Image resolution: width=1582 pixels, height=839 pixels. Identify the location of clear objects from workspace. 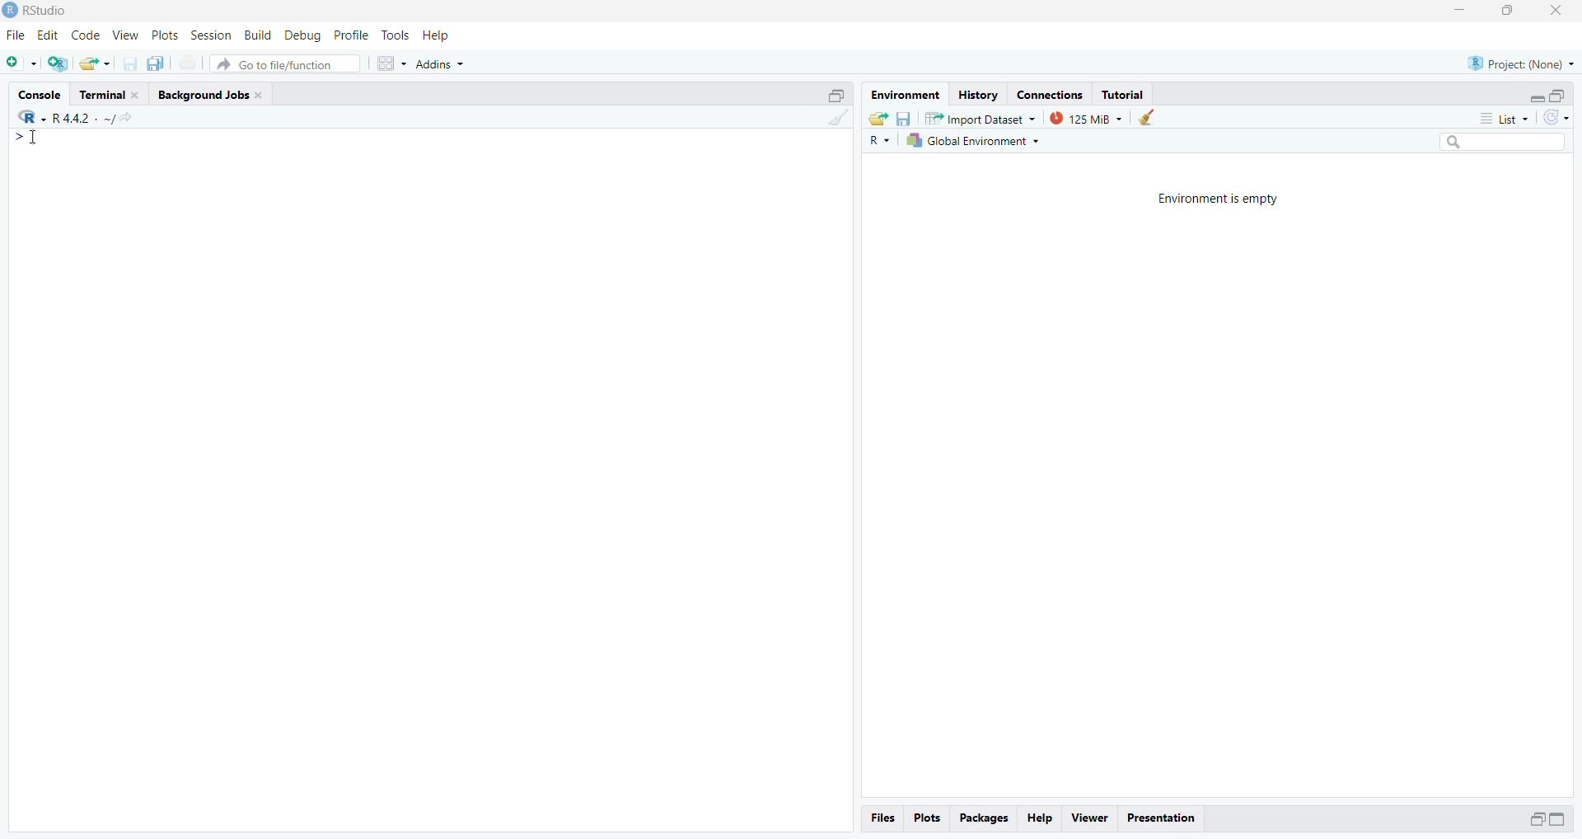
(1145, 117).